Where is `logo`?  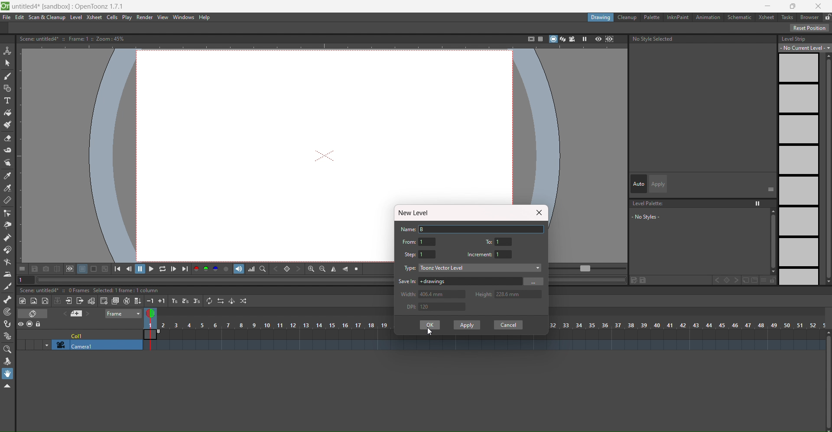 logo is located at coordinates (5, 6).